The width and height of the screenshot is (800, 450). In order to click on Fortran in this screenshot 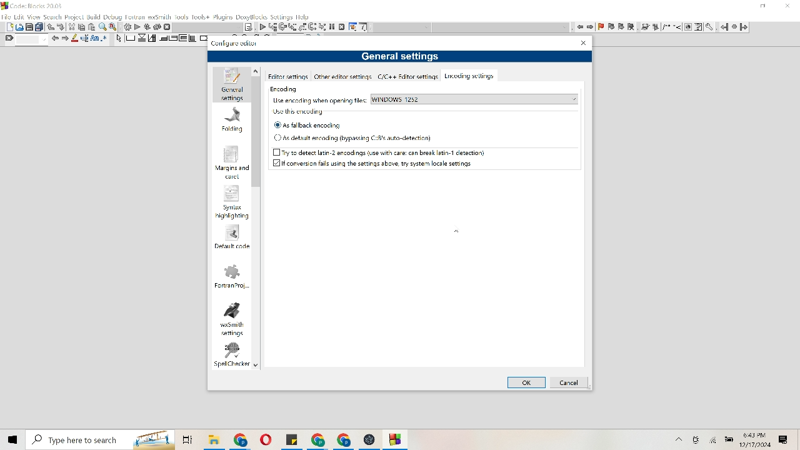, I will do `click(136, 17)`.